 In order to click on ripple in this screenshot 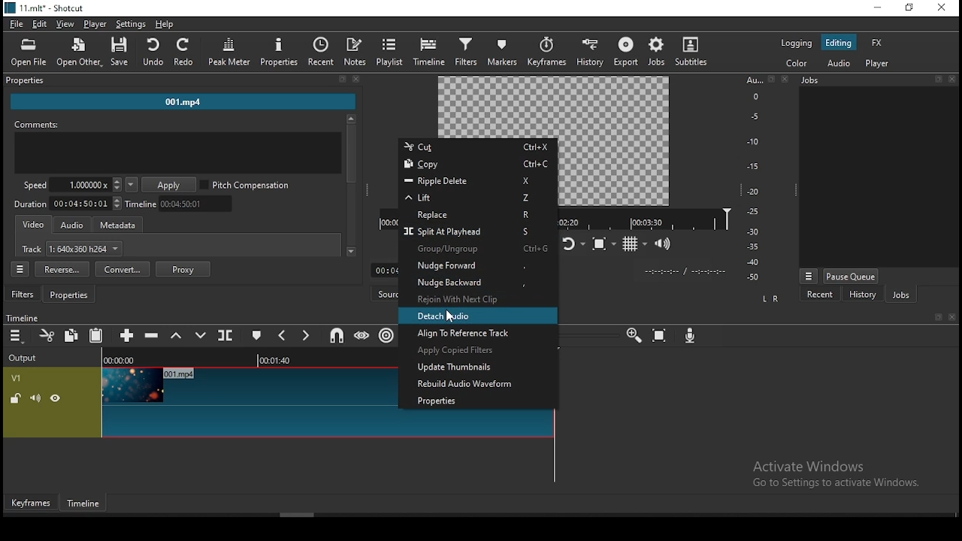, I will do `click(386, 334)`.